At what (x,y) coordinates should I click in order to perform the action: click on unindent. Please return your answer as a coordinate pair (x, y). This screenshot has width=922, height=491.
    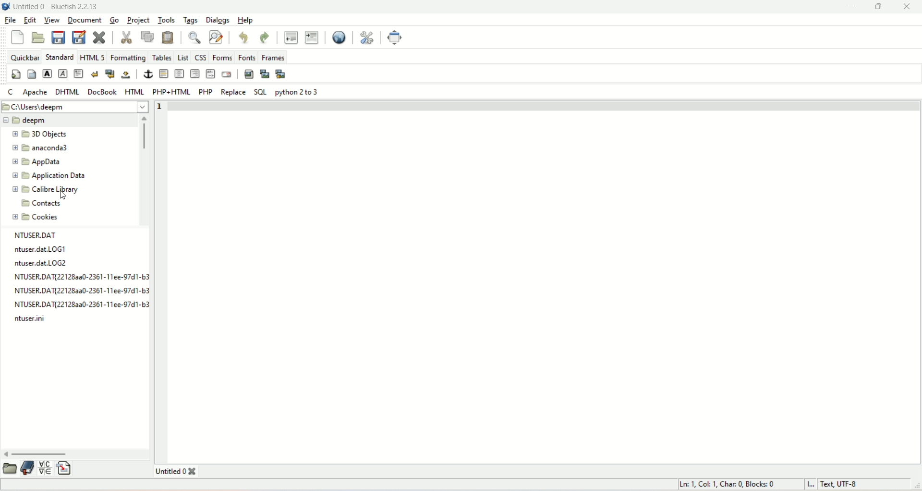
    Looking at the image, I should click on (290, 37).